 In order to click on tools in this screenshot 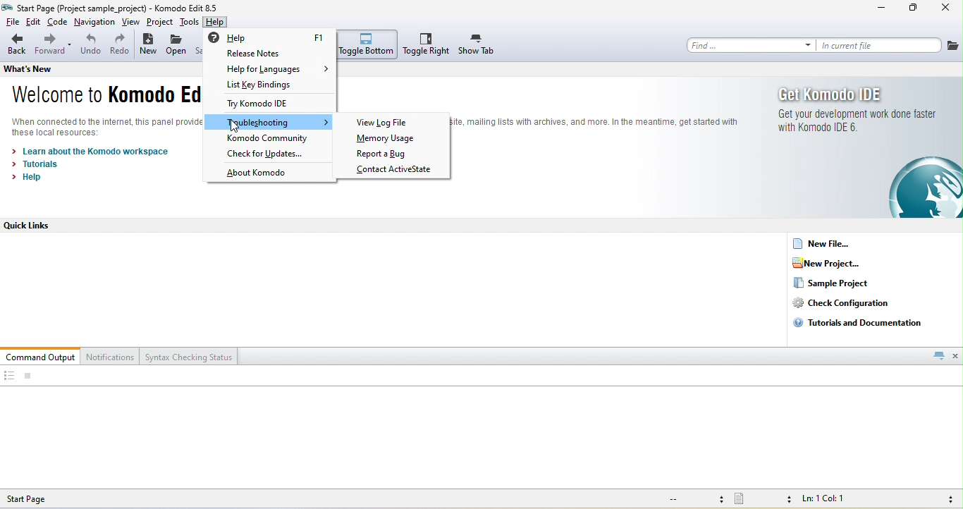, I will do `click(189, 22)`.